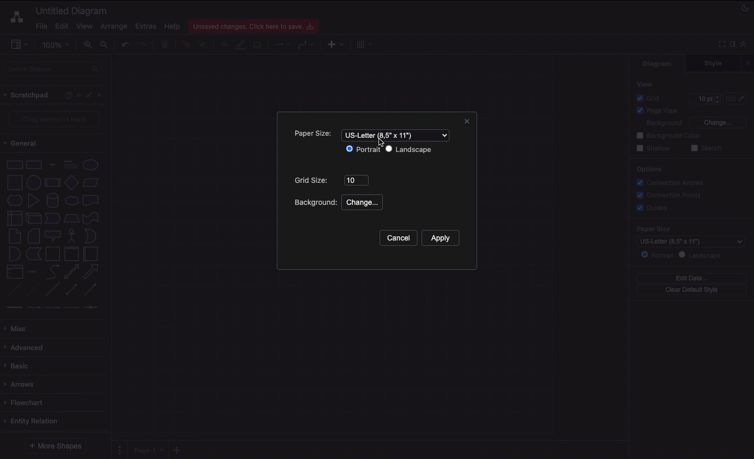 The image size is (754, 459). What do you see at coordinates (465, 123) in the screenshot?
I see `Close` at bounding box center [465, 123].